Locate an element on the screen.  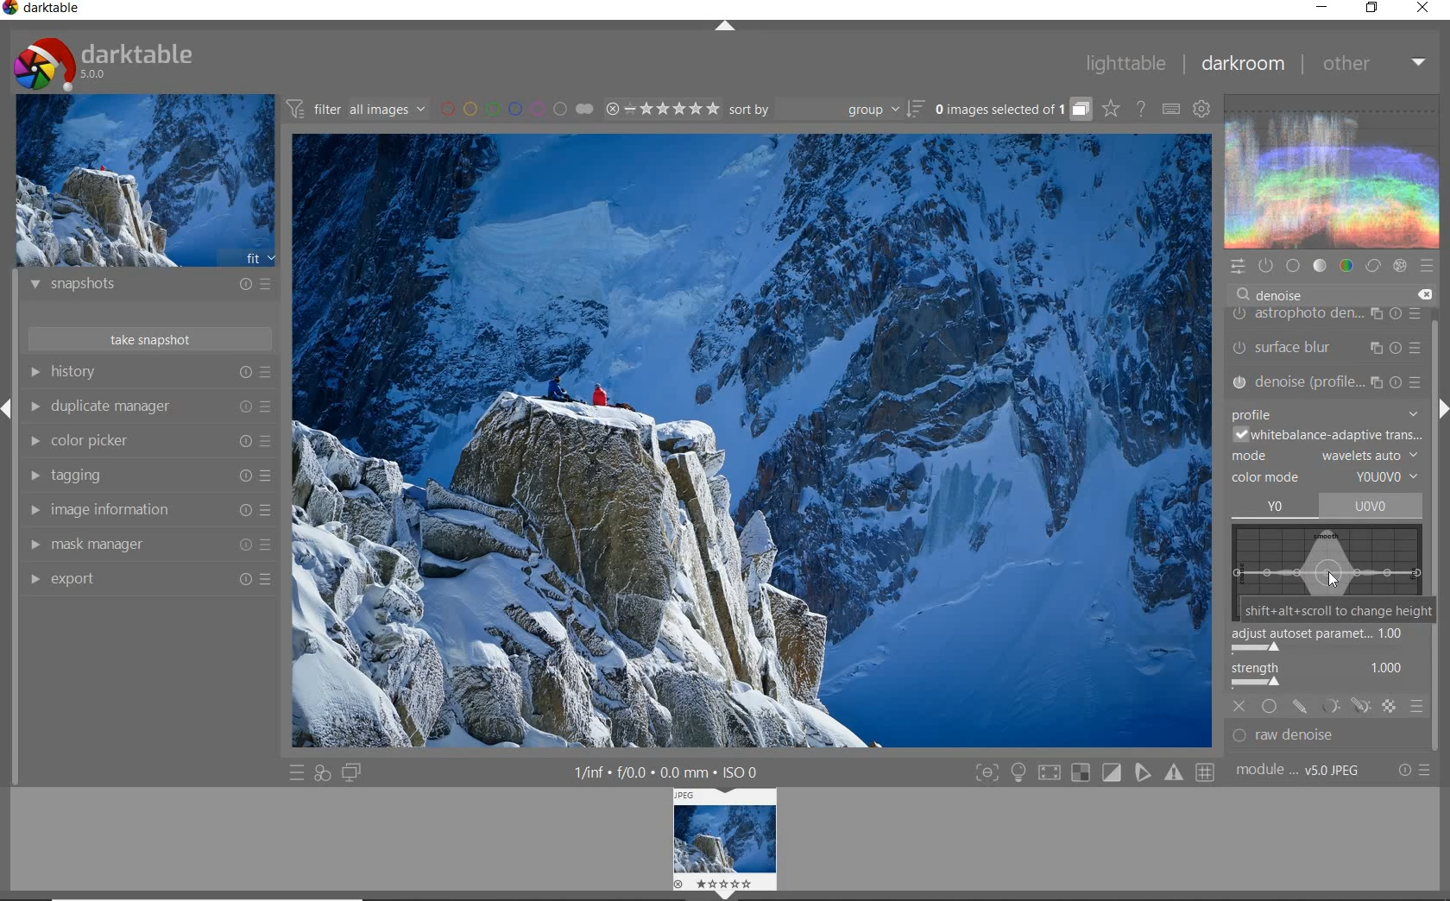
take snapshot is located at coordinates (153, 338).